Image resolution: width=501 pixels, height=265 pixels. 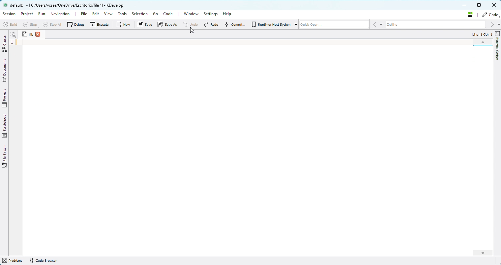 What do you see at coordinates (193, 23) in the screenshot?
I see `Undo` at bounding box center [193, 23].